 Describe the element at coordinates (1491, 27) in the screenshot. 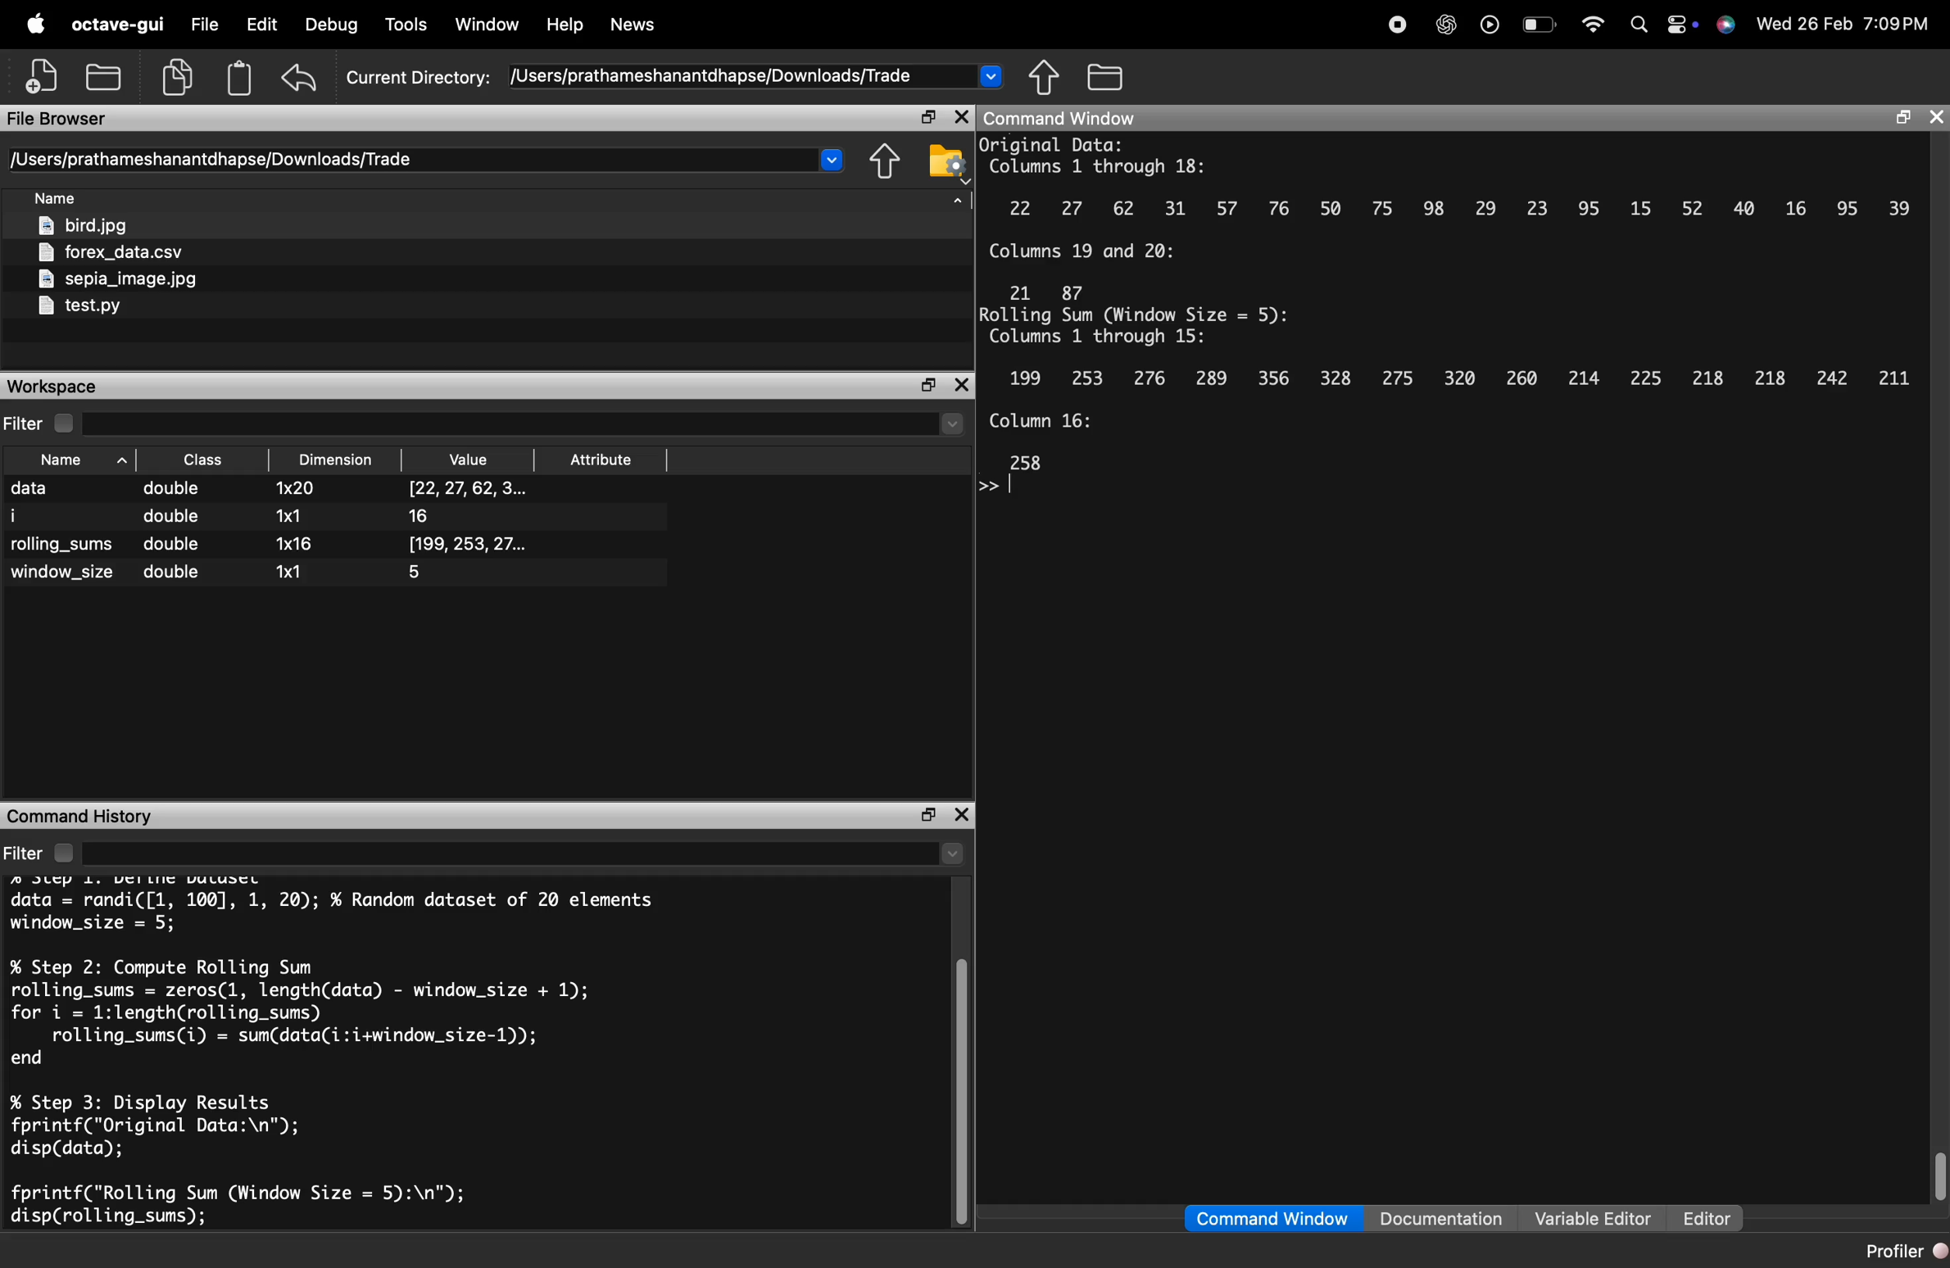

I see `play` at that location.